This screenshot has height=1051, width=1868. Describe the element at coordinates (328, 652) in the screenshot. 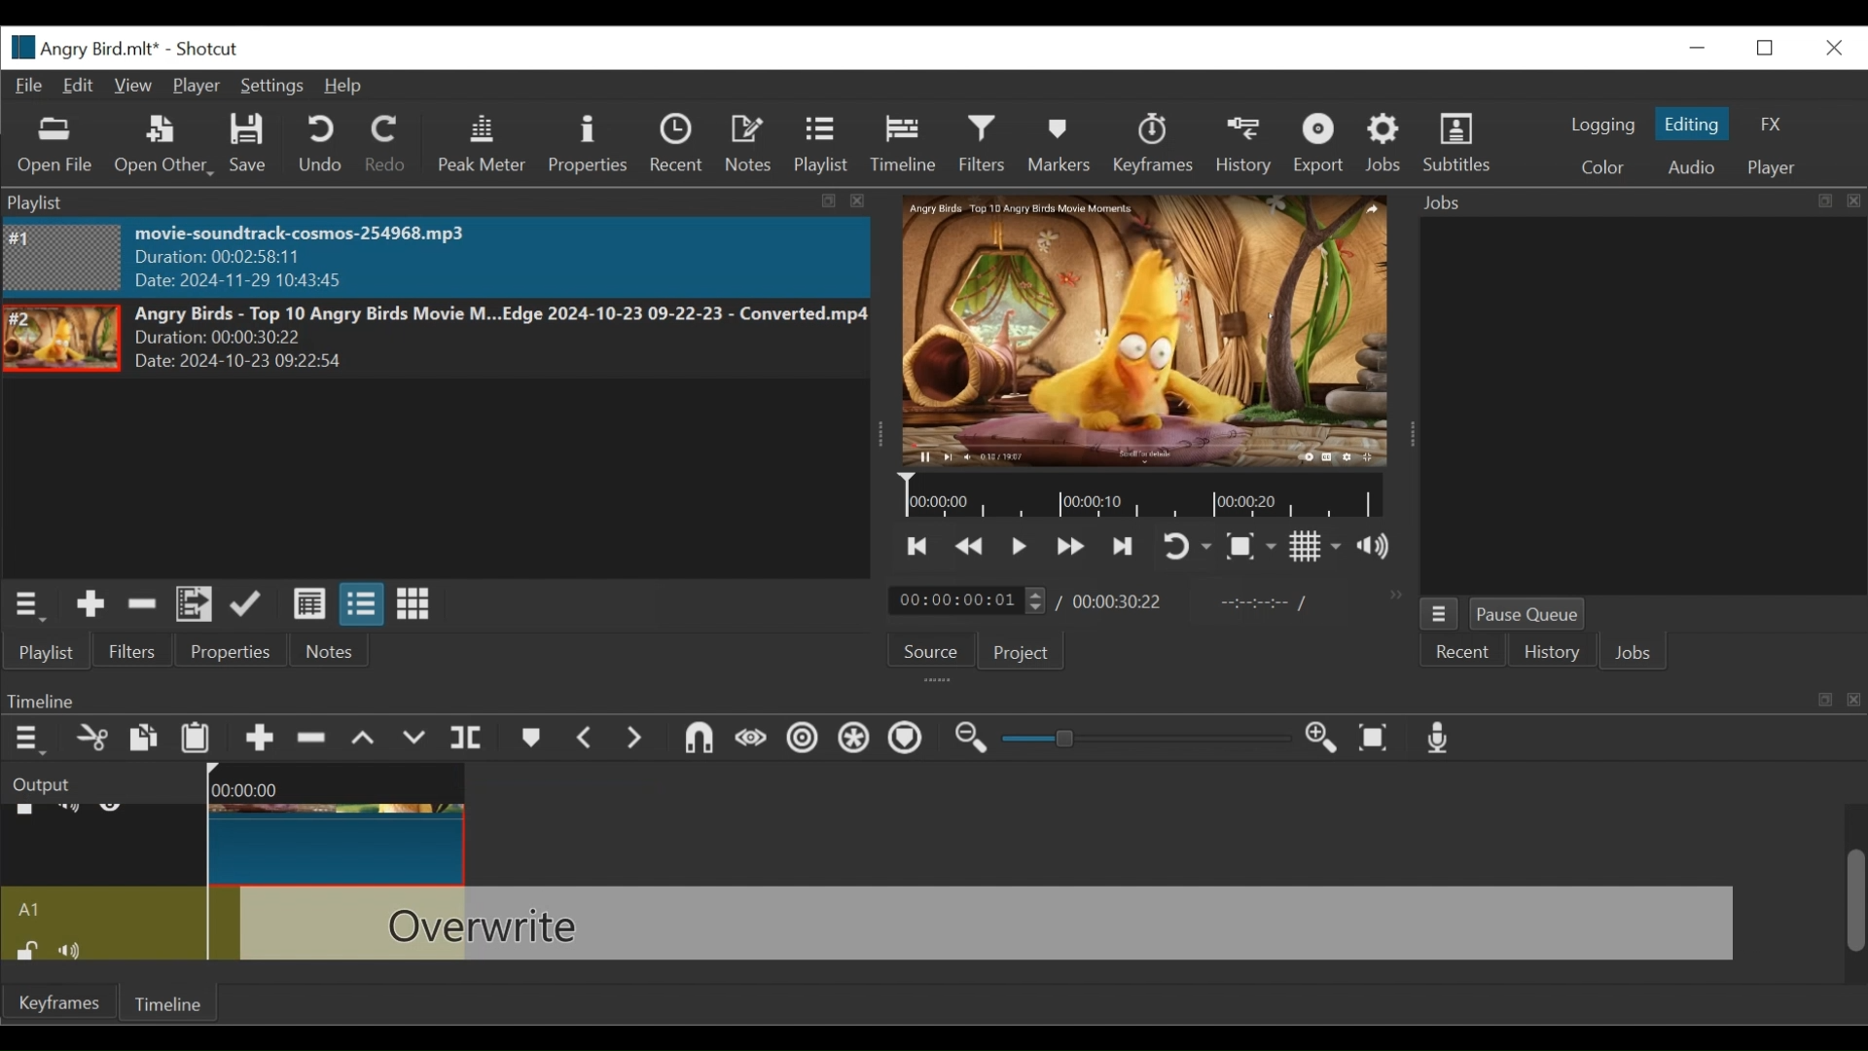

I see `Notes` at that location.